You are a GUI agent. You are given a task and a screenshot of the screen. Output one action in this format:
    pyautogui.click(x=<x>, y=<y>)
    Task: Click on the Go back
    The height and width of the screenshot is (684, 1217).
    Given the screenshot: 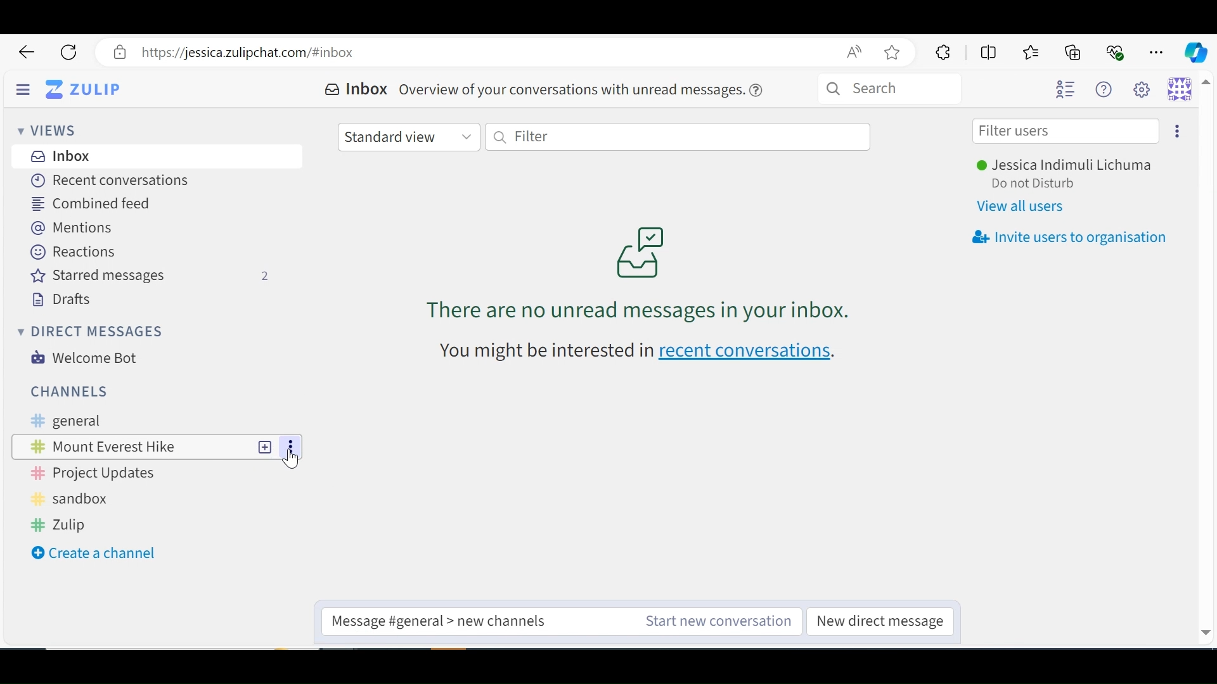 What is the action you would take?
    pyautogui.click(x=27, y=53)
    